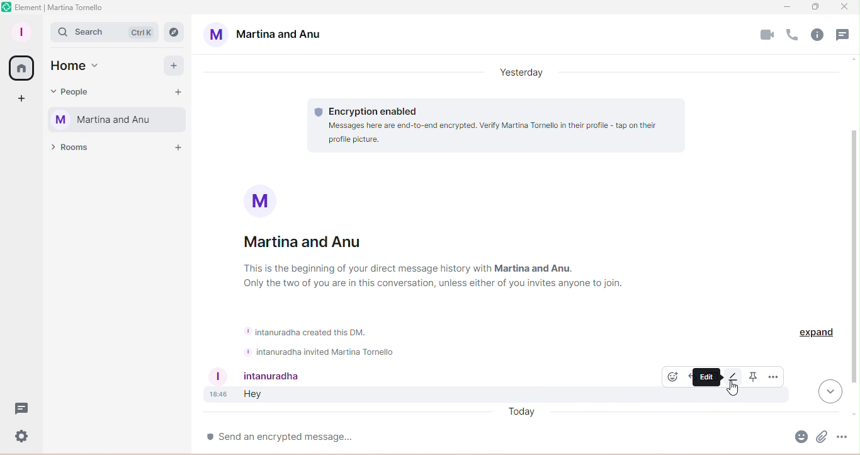 The image size is (860, 455). What do you see at coordinates (750, 377) in the screenshot?
I see `Pin` at bounding box center [750, 377].